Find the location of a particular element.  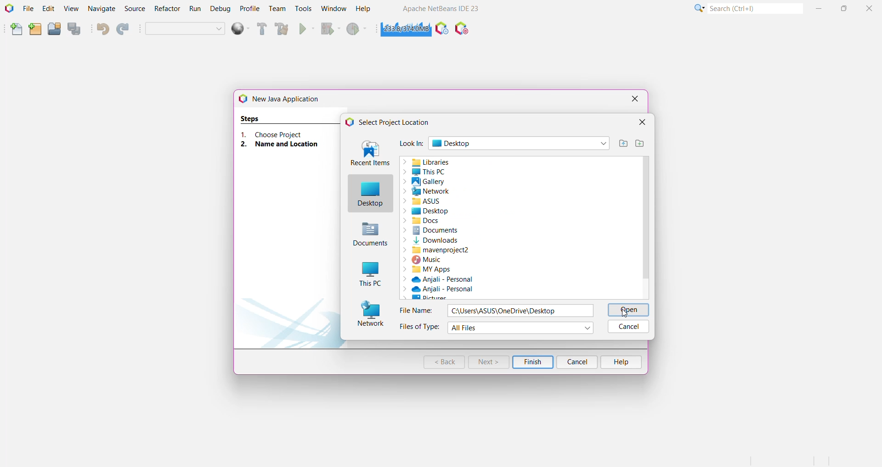

Select Project Location is located at coordinates (392, 122).